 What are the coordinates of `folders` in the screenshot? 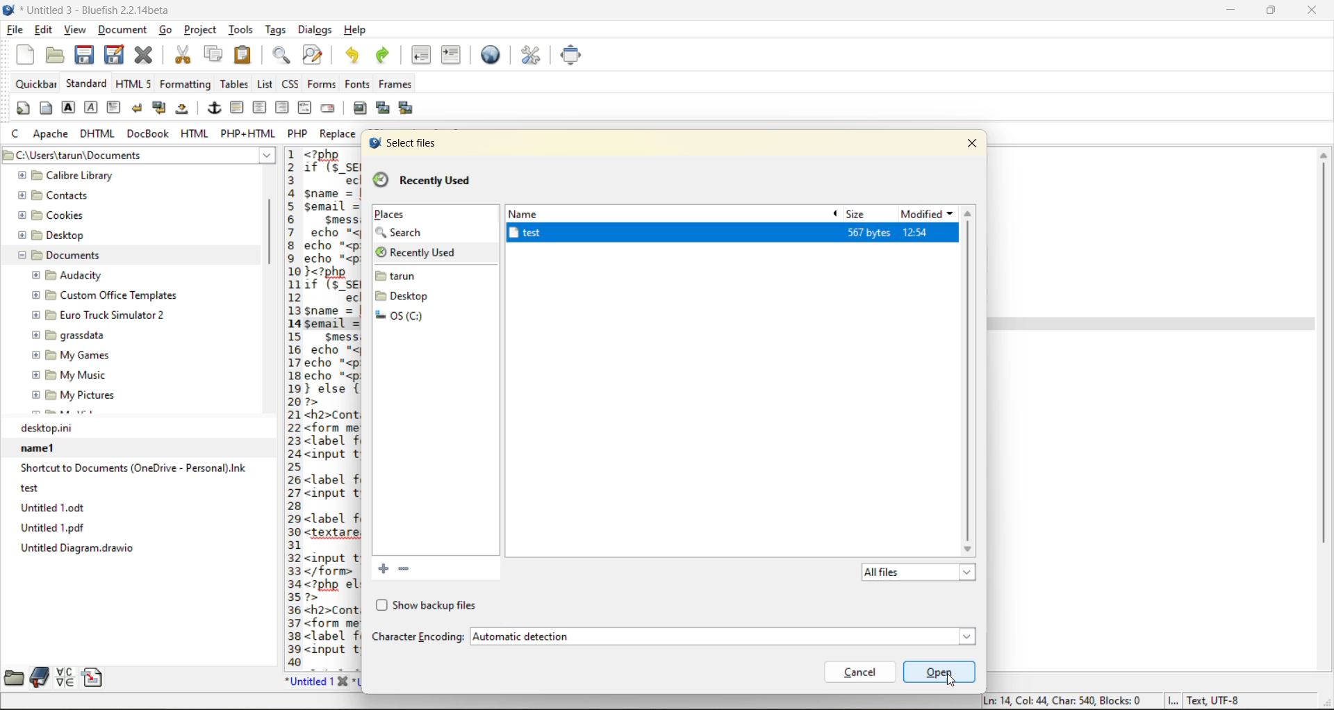 It's located at (408, 306).